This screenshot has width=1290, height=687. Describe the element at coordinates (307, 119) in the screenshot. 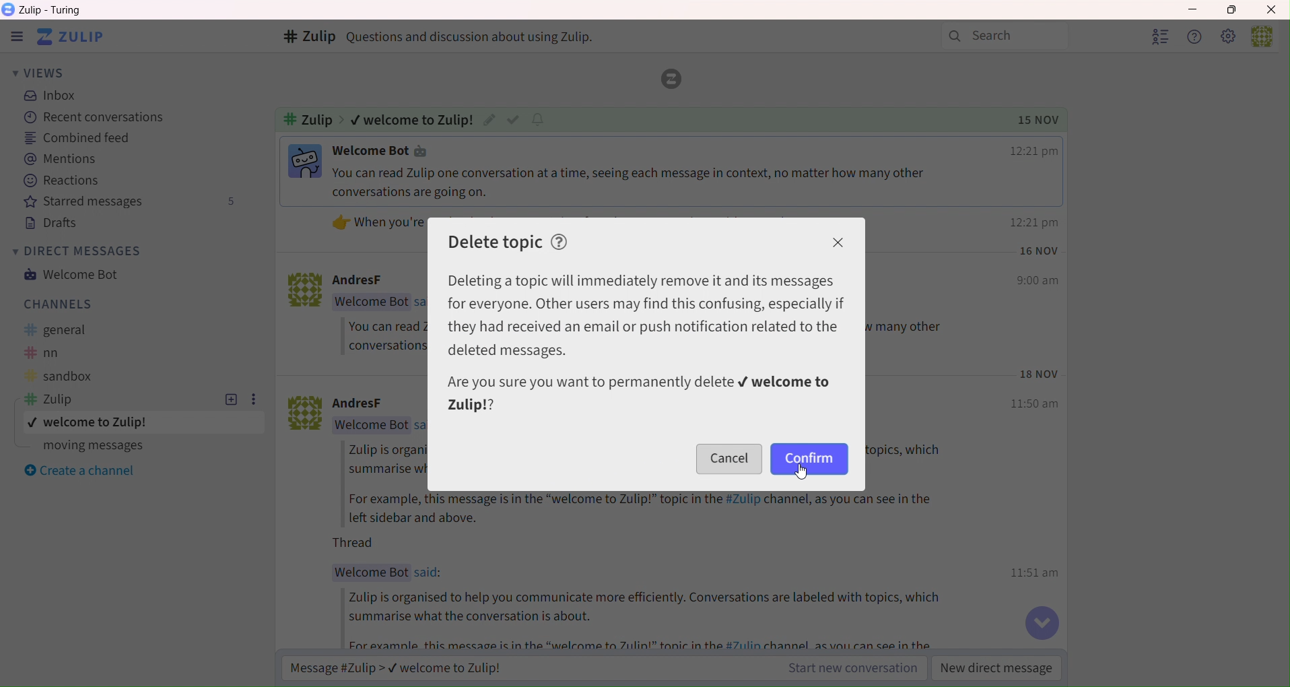

I see `Text` at that location.